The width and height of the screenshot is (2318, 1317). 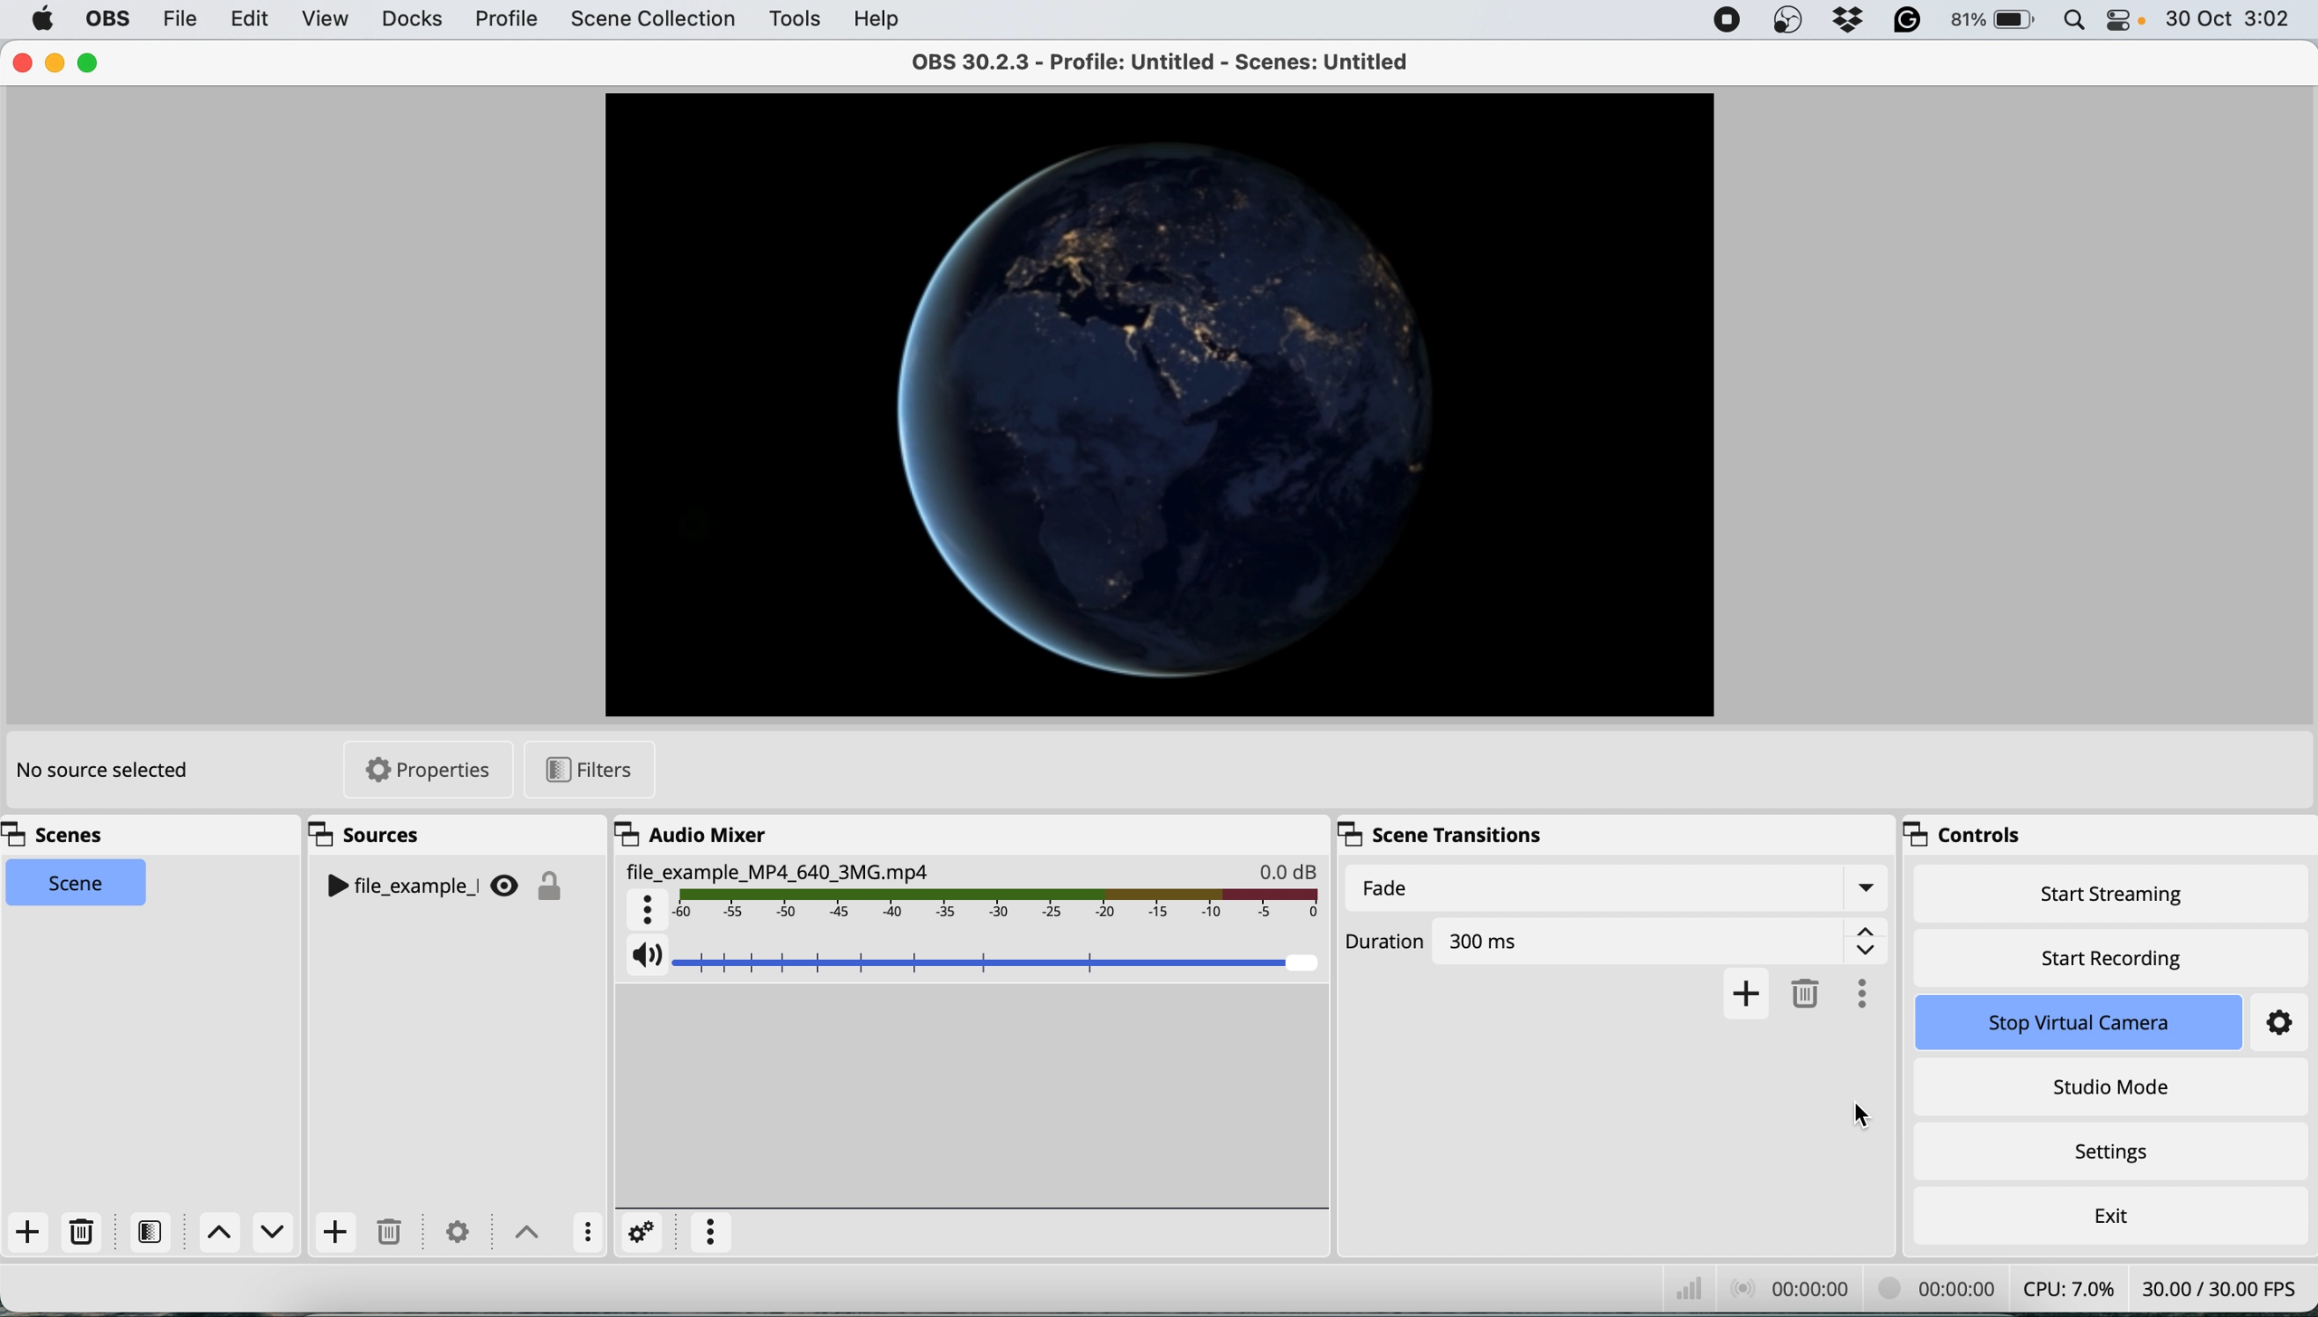 I want to click on view, so click(x=325, y=20).